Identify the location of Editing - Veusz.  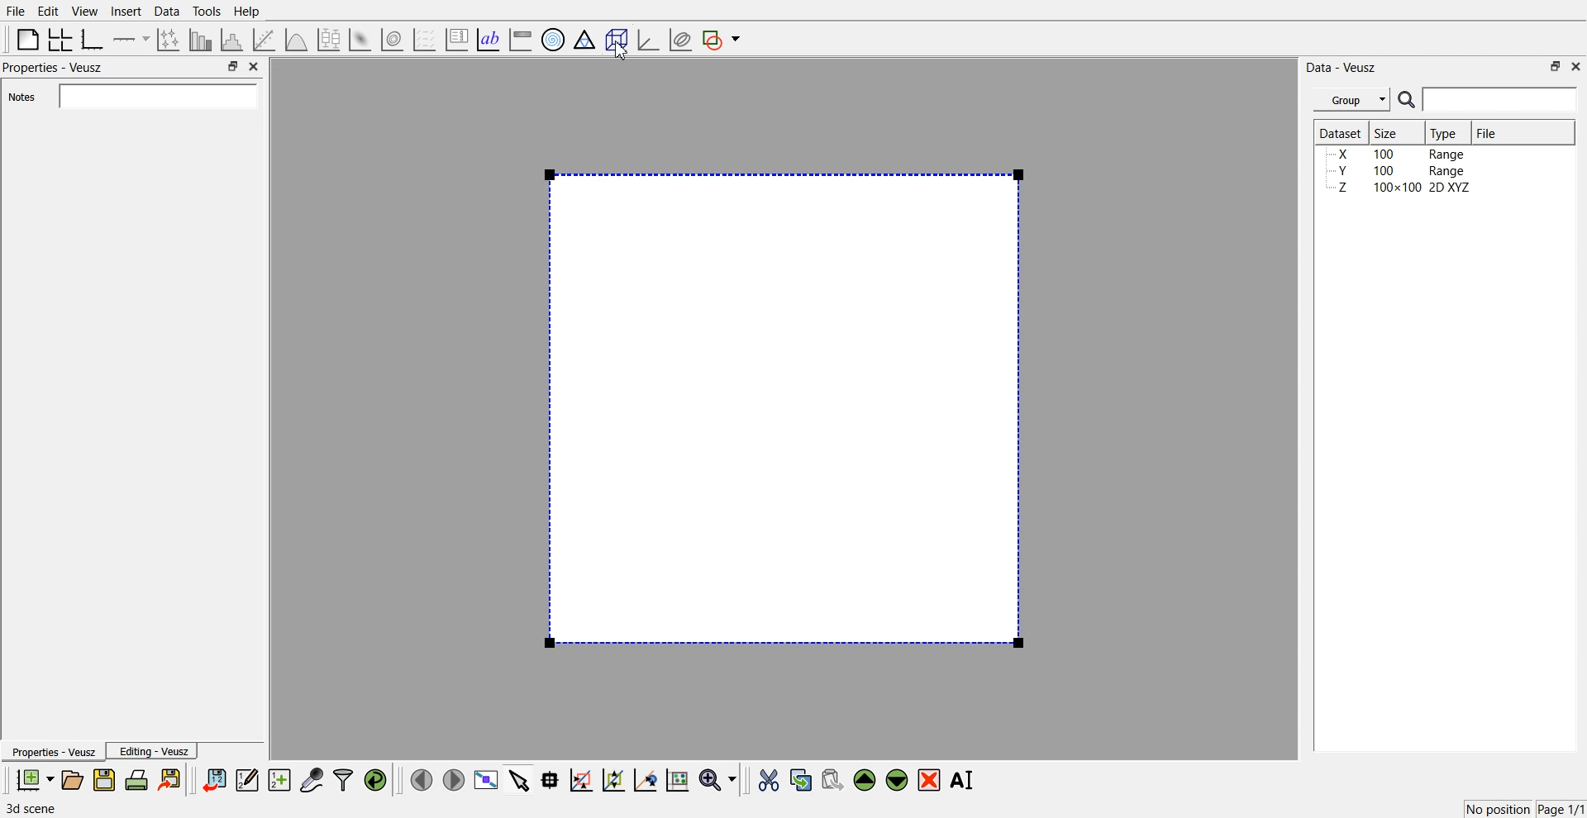
(152, 750).